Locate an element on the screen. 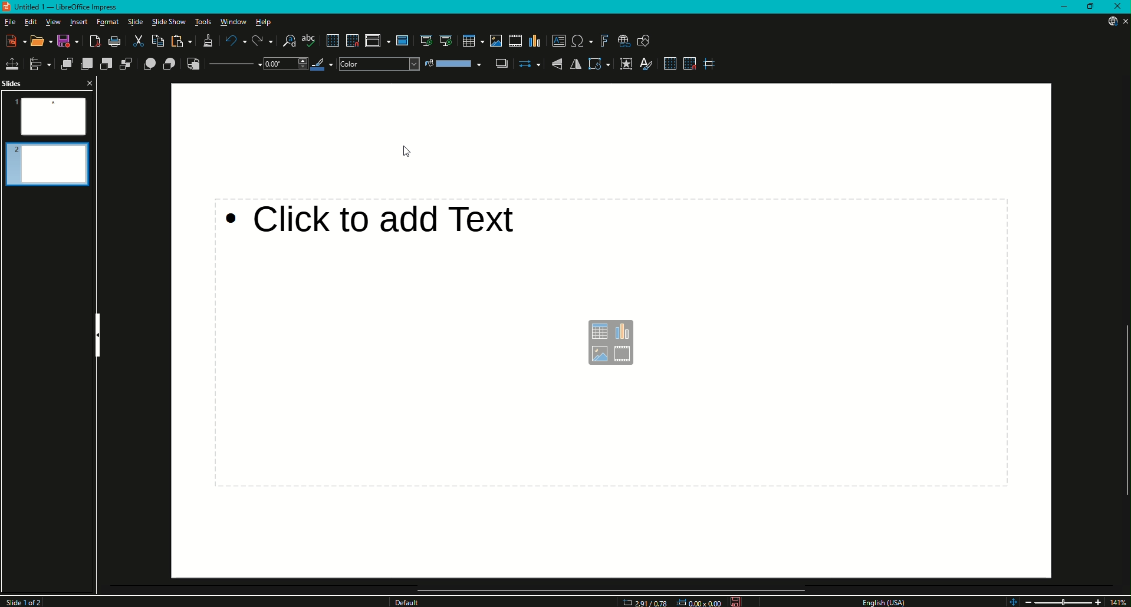  Export Directly as PDF is located at coordinates (94, 41).